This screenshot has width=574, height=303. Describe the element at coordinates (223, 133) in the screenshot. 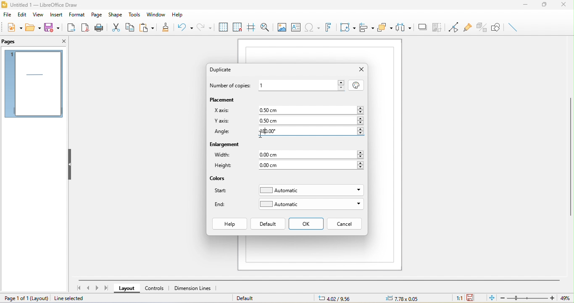

I see `angle` at that location.